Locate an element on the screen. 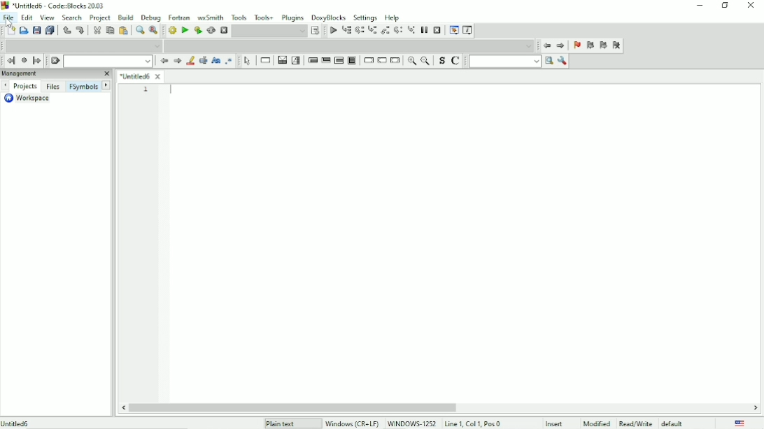  Break debugger is located at coordinates (423, 30).